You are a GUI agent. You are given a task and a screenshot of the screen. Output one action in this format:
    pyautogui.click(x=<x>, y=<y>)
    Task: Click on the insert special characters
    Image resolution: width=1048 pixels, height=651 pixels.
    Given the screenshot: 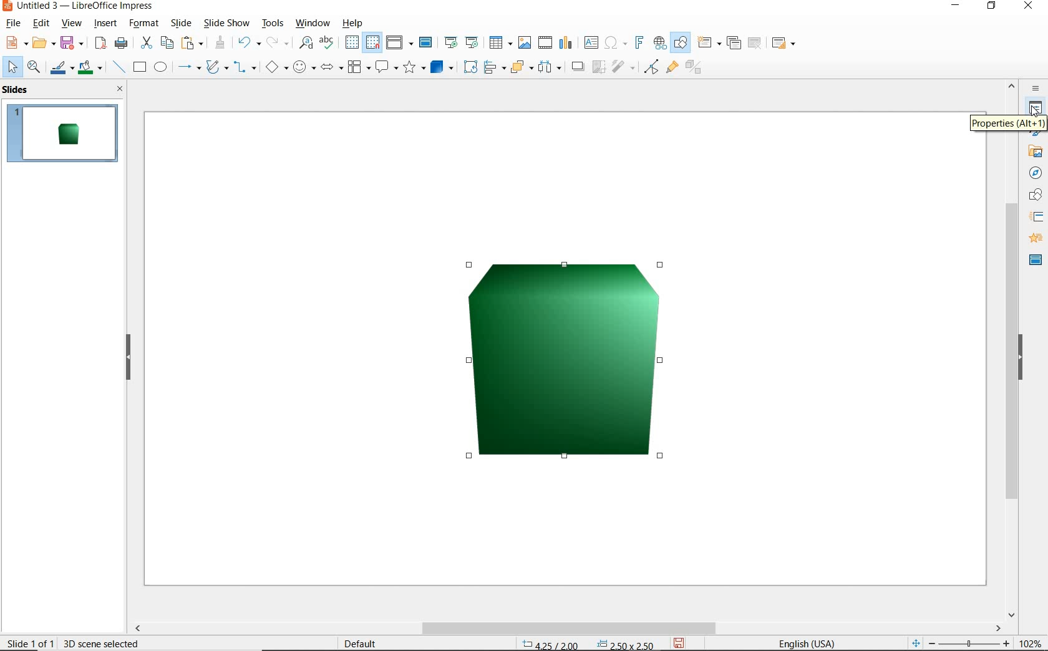 What is the action you would take?
    pyautogui.click(x=616, y=43)
    